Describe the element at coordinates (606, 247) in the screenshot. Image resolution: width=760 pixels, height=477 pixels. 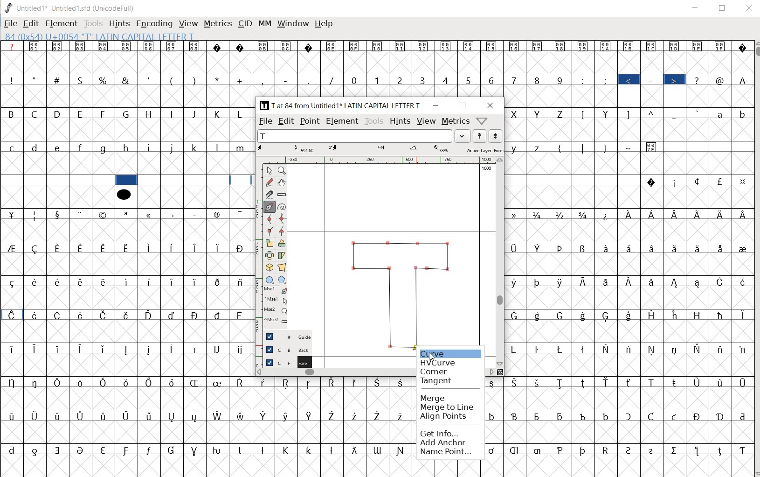
I see `Symbol` at that location.